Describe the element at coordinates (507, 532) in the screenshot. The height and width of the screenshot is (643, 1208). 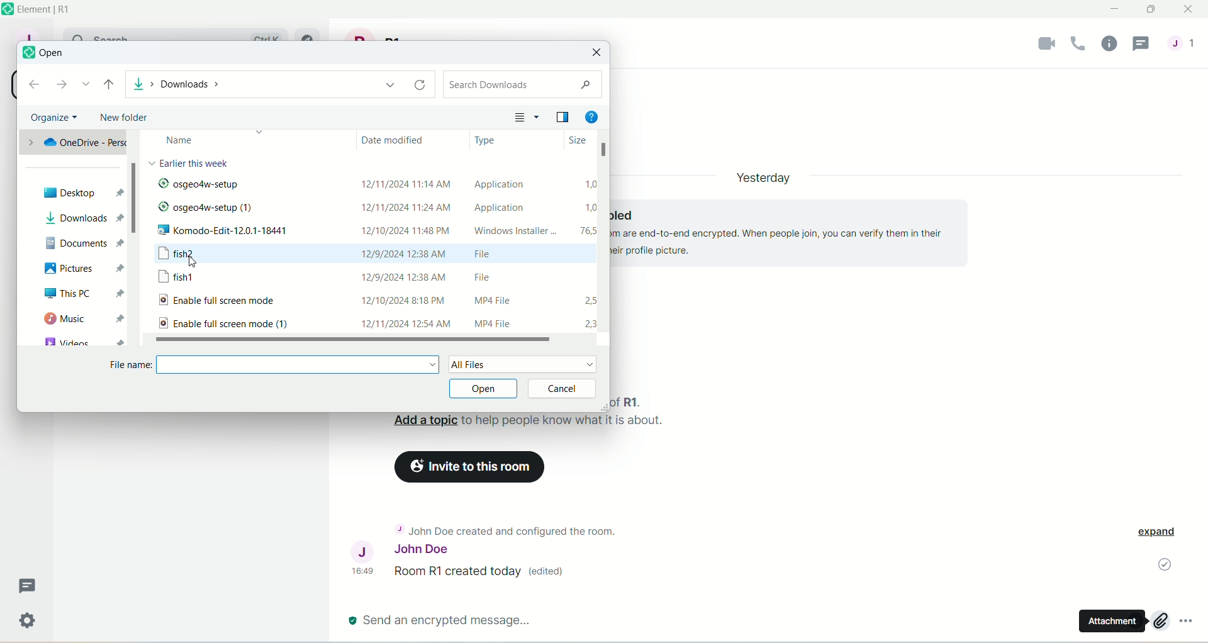
I see `John Doe created and configure the room.` at that location.